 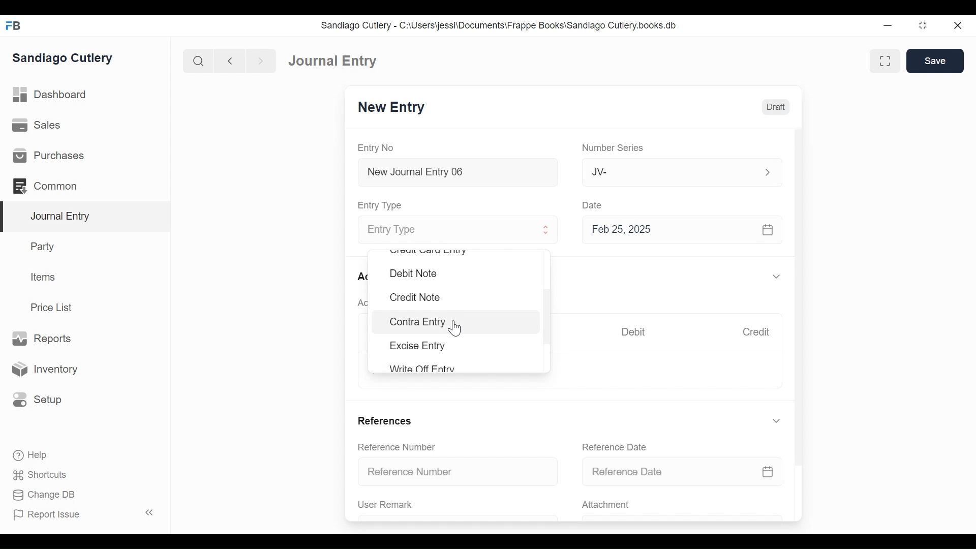 What do you see at coordinates (14, 26) in the screenshot?
I see `Frappe Books Desktop icon` at bounding box center [14, 26].